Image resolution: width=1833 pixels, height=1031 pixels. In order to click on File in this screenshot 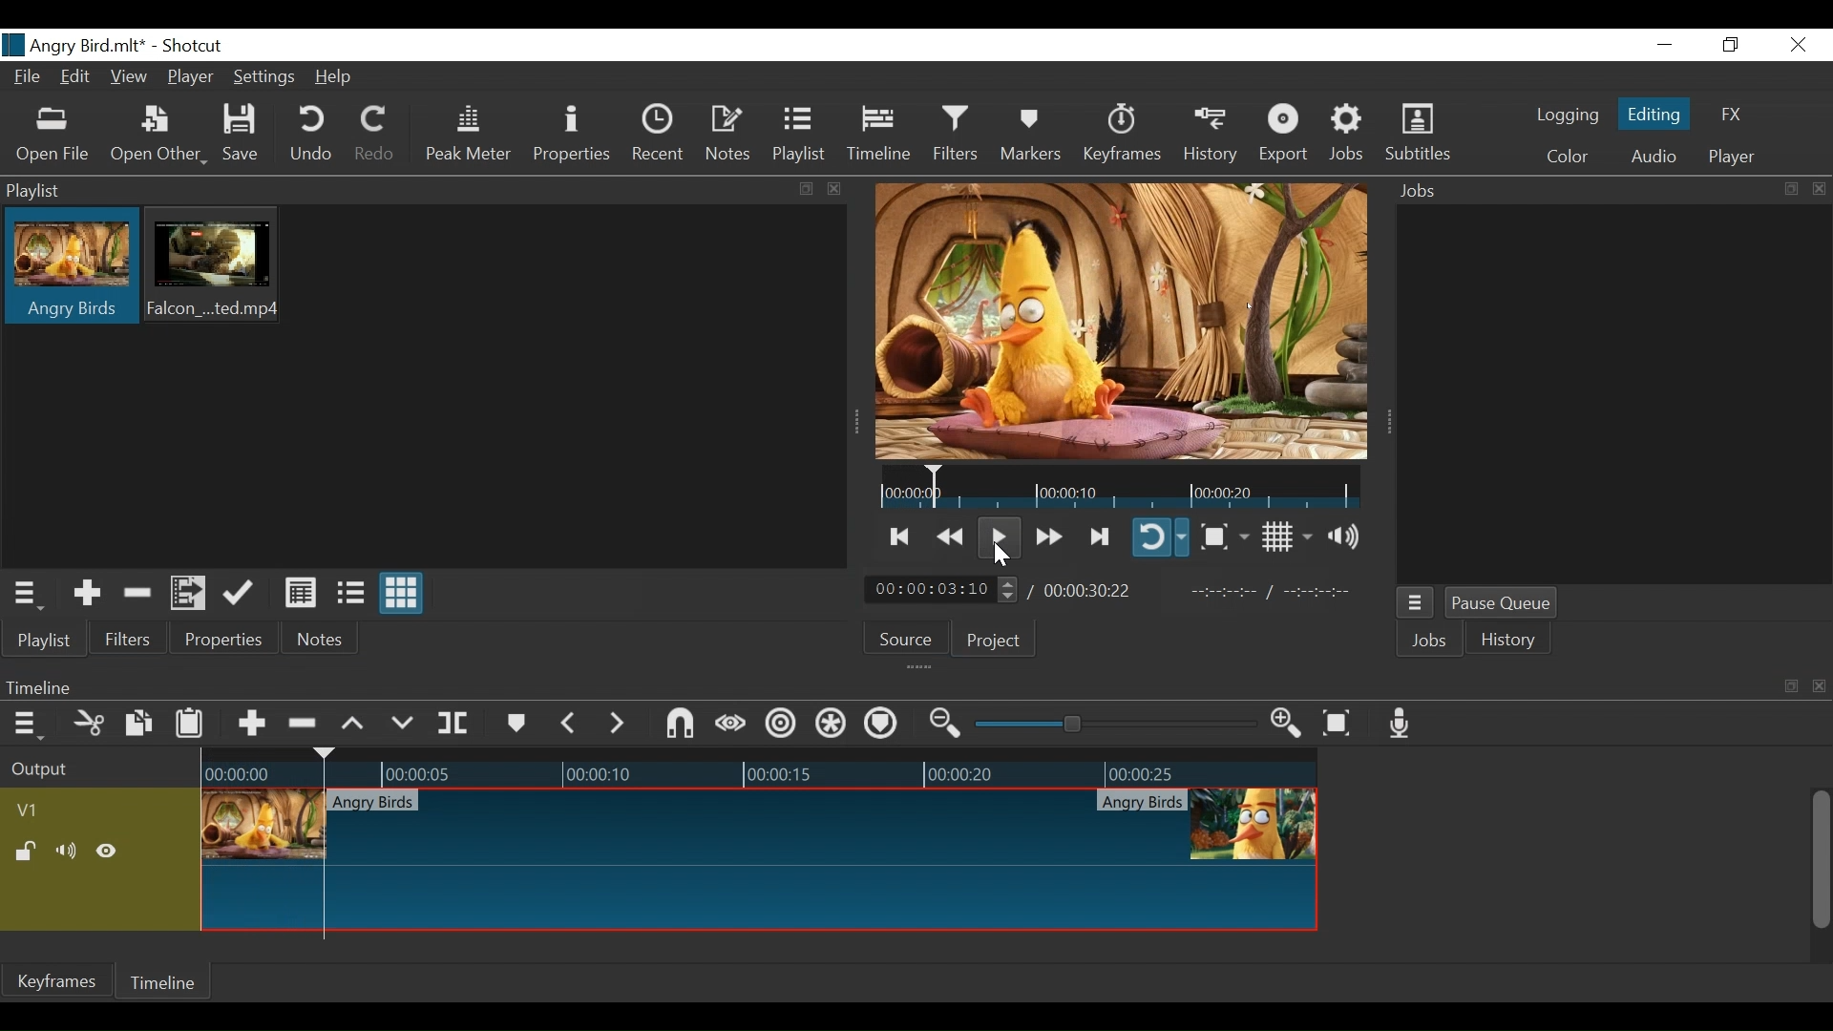, I will do `click(32, 78)`.